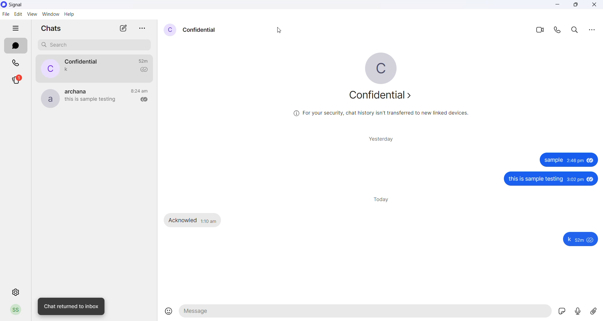  What do you see at coordinates (170, 29) in the screenshot?
I see `profile picture` at bounding box center [170, 29].